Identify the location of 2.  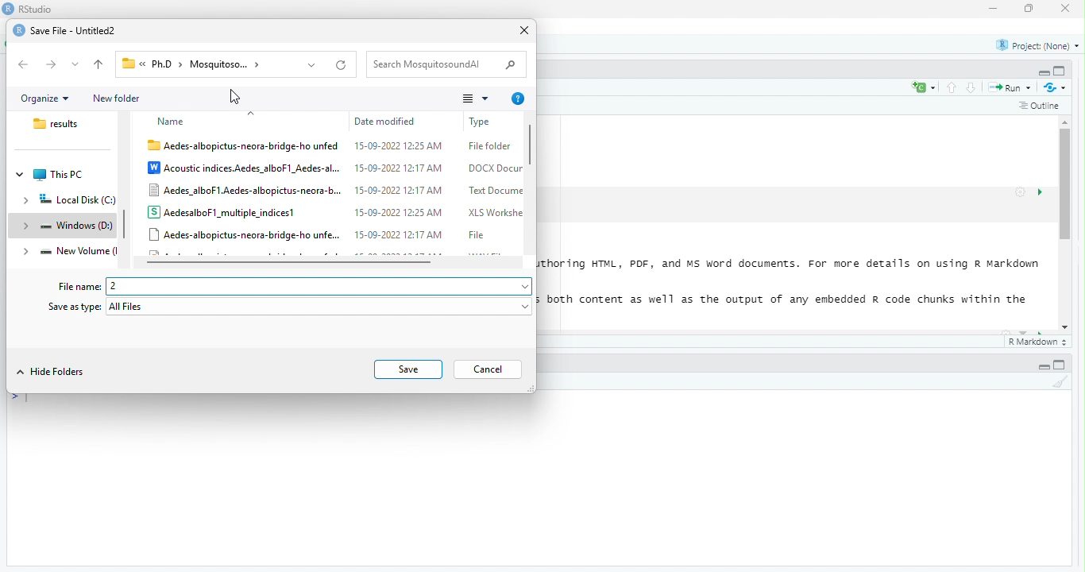
(311, 287).